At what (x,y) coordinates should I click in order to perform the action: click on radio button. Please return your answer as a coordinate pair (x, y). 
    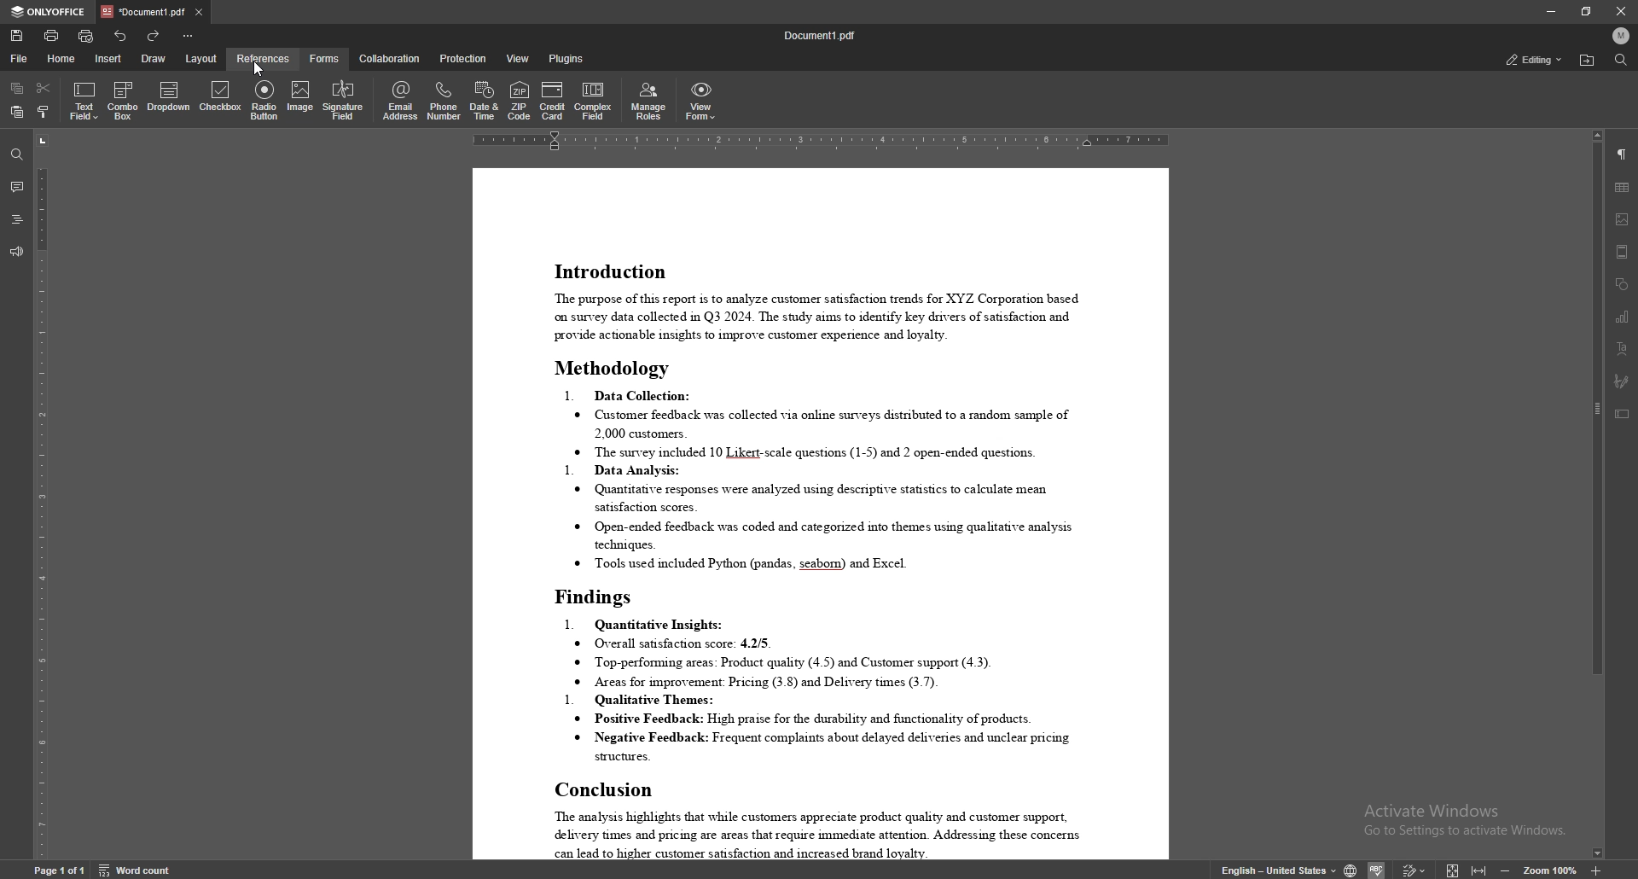
    Looking at the image, I should click on (265, 101).